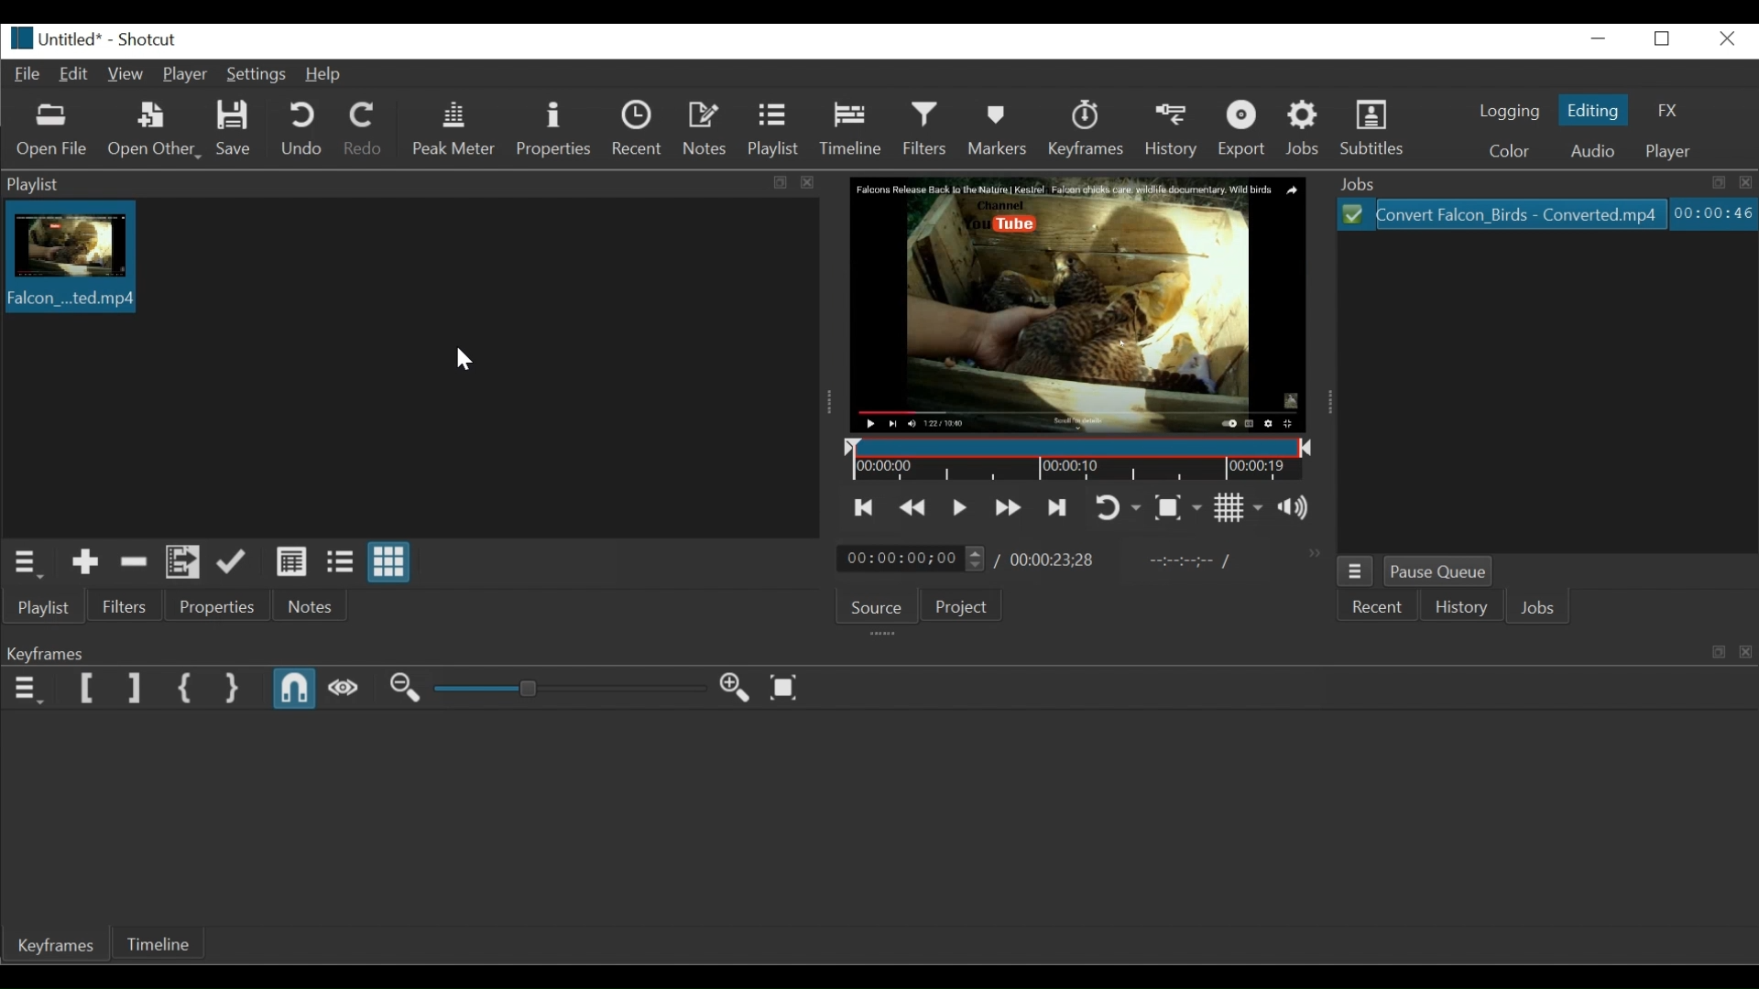 This screenshot has width=1759, height=989. I want to click on Add source to the playlist, so click(86, 561).